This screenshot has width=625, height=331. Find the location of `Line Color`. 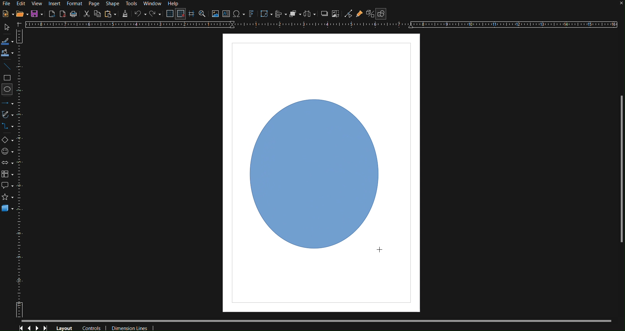

Line Color is located at coordinates (7, 41).